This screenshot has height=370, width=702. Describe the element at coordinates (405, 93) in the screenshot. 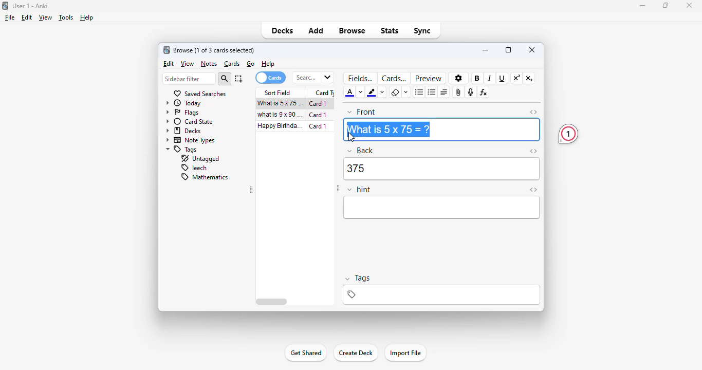

I see `select formatting to remove` at that location.